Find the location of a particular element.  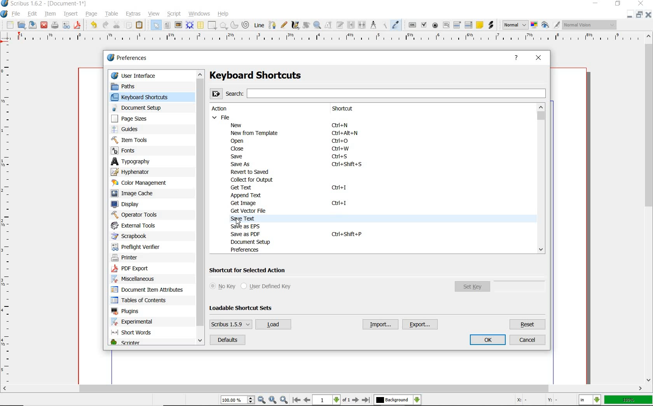

pdf check box is located at coordinates (424, 24).